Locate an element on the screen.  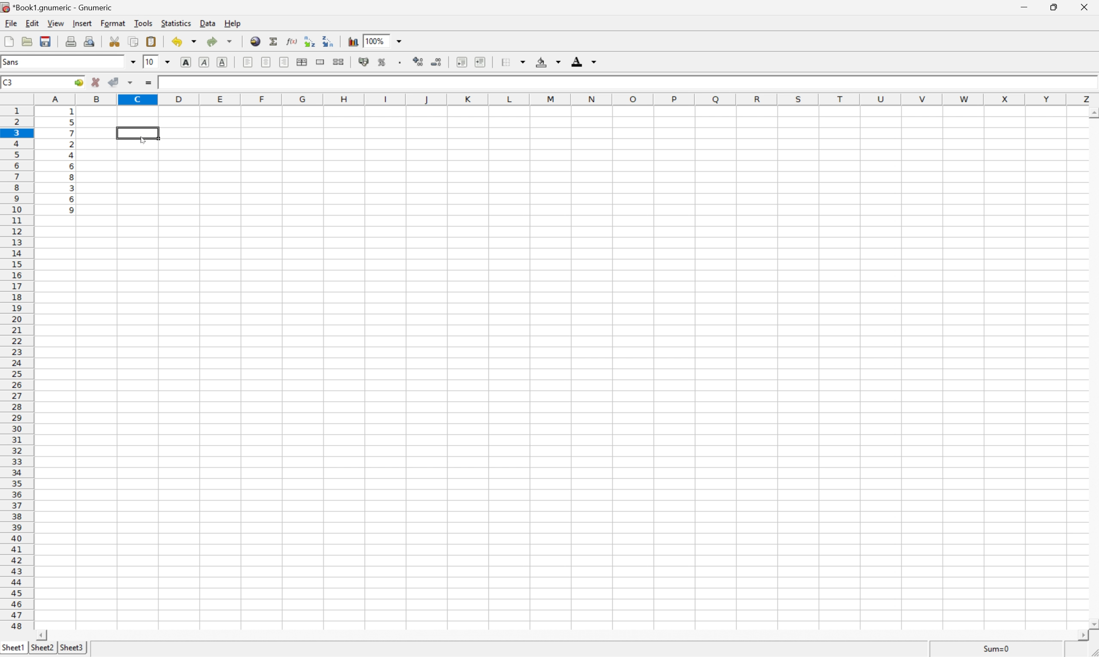
align left is located at coordinates (285, 63).